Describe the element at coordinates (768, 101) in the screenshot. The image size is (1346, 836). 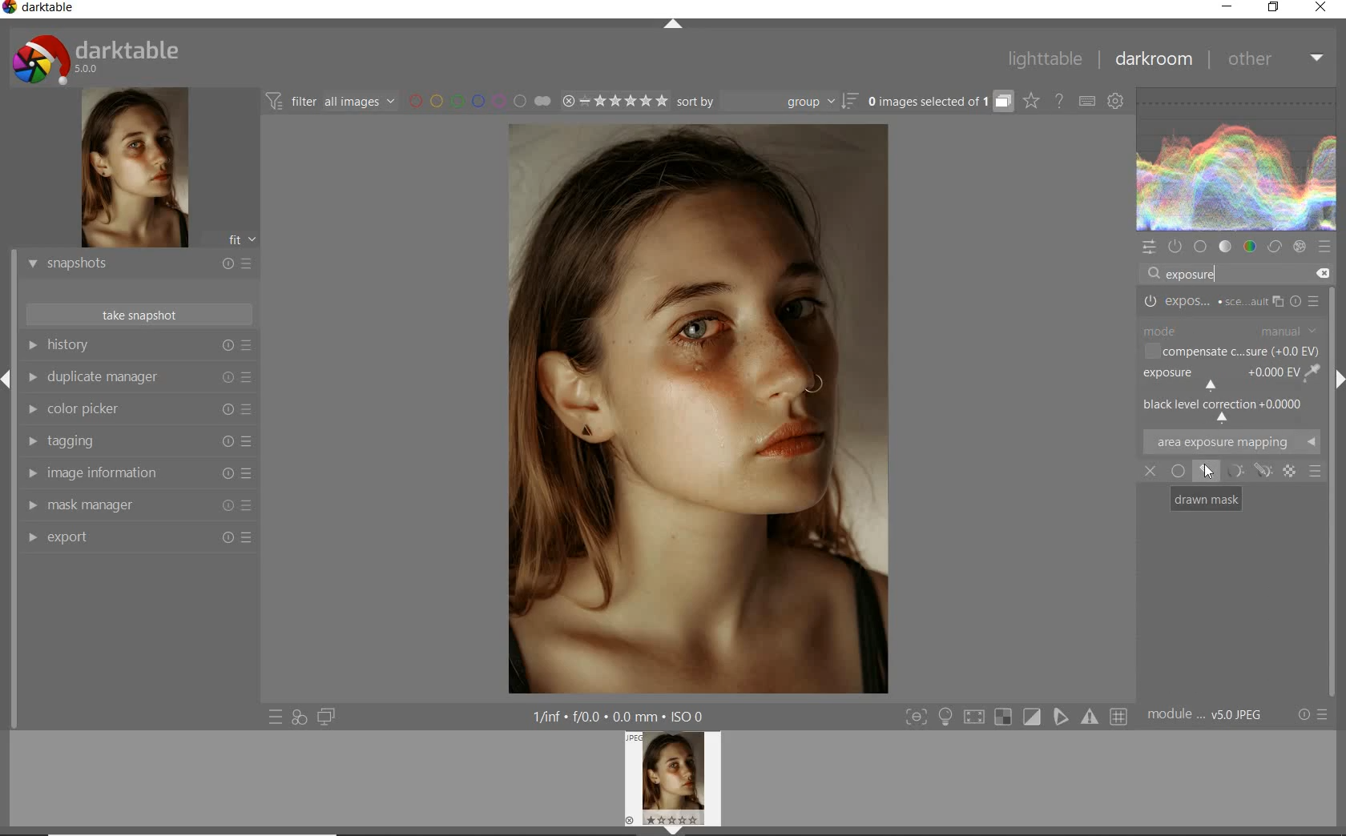
I see `sort` at that location.